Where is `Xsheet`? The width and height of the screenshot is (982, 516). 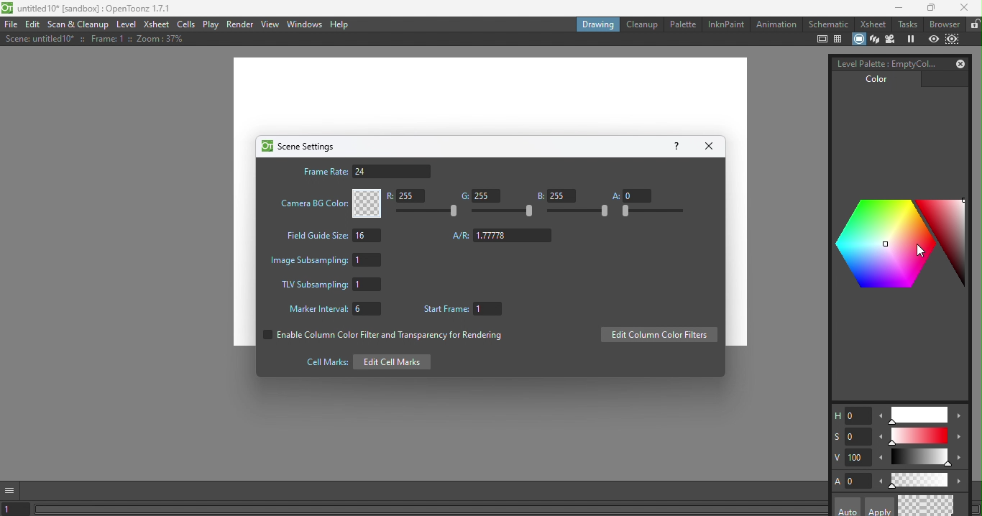 Xsheet is located at coordinates (871, 24).